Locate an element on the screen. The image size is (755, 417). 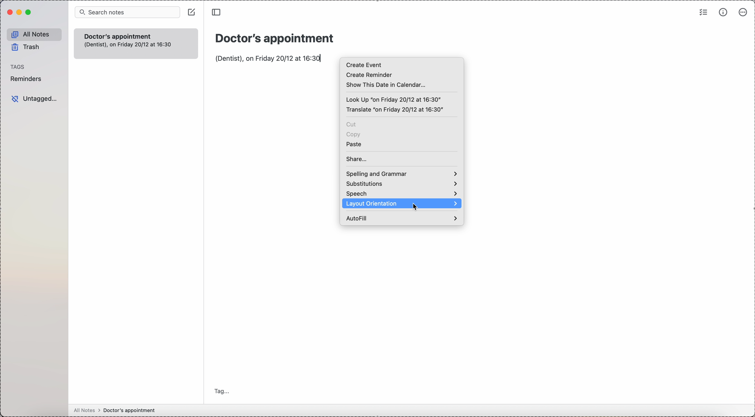
cursor is located at coordinates (416, 206).